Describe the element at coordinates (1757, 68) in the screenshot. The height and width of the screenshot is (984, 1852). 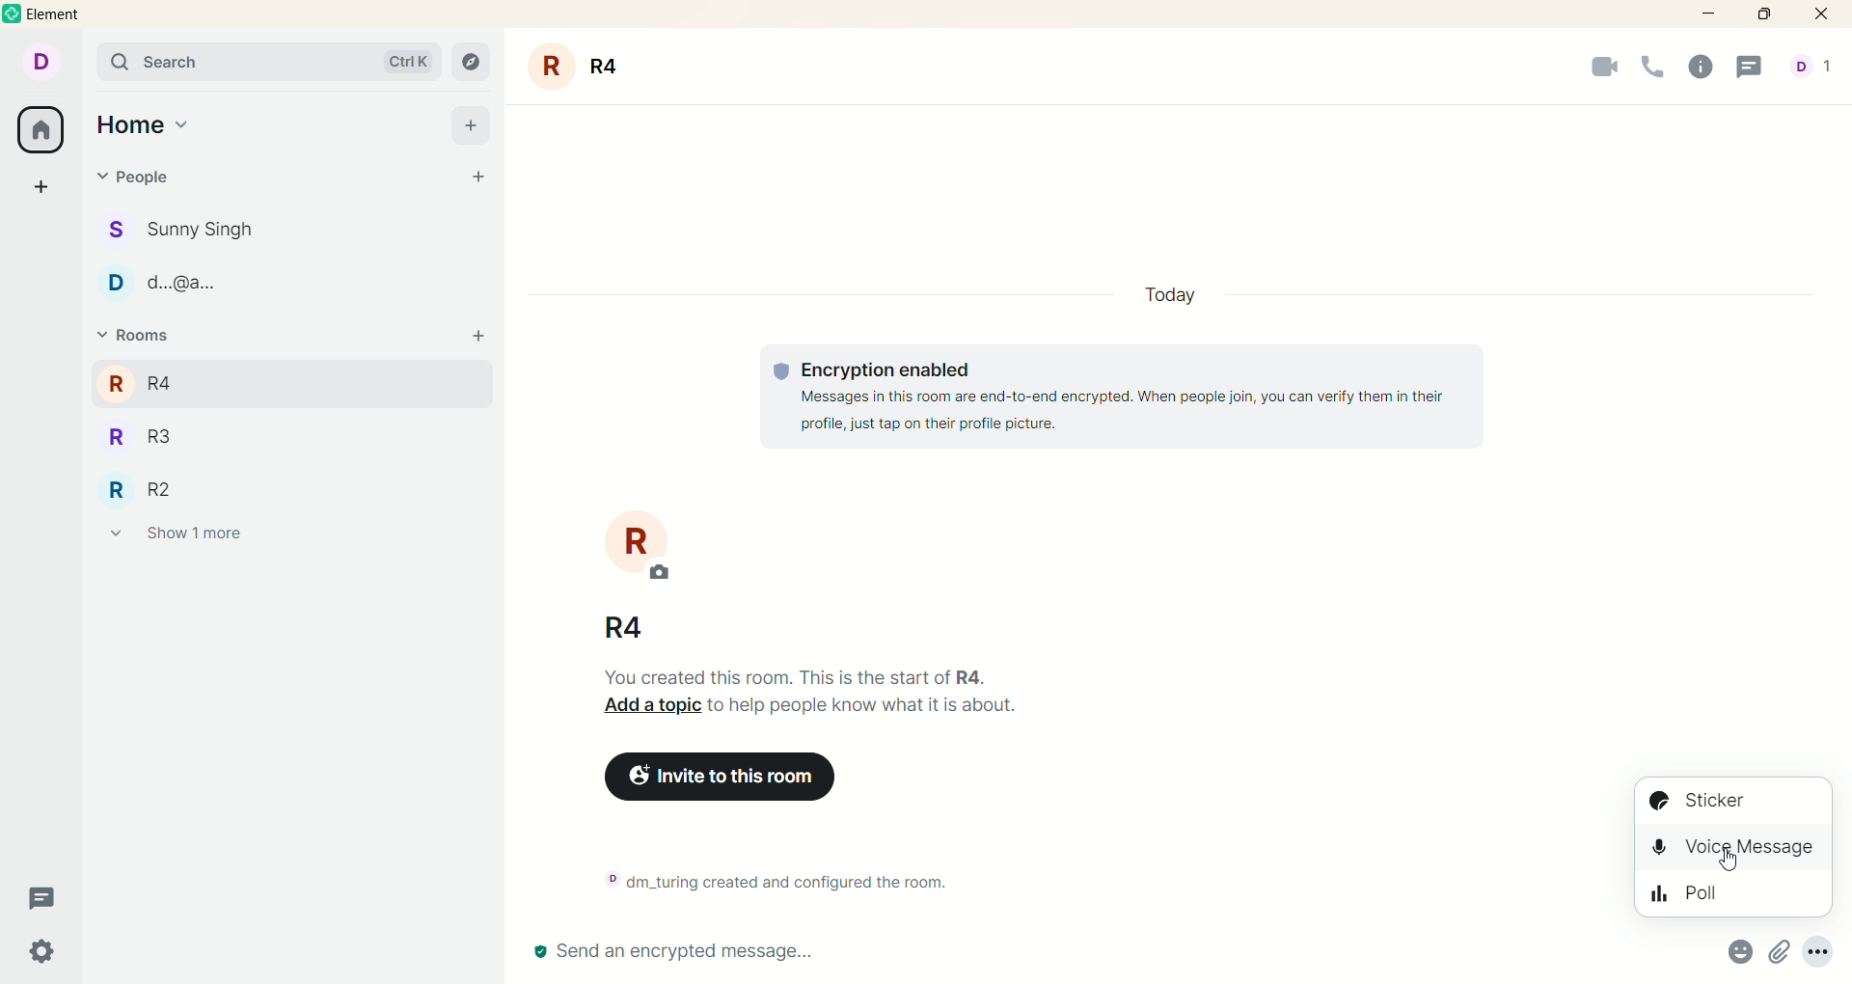
I see `threads` at that location.